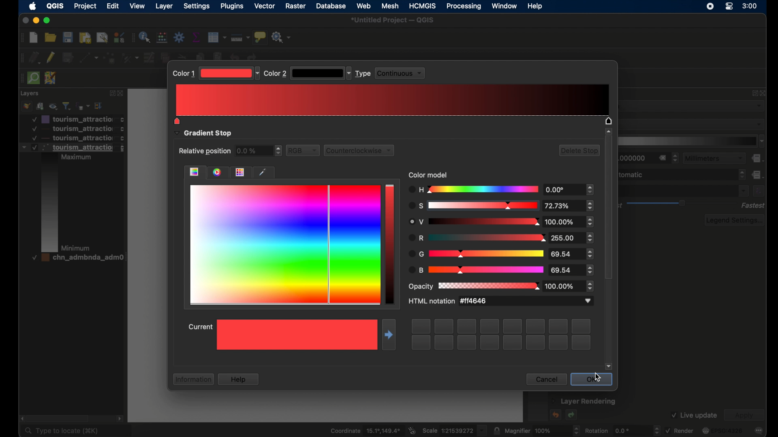  Describe the element at coordinates (504, 6) in the screenshot. I see `window` at that location.